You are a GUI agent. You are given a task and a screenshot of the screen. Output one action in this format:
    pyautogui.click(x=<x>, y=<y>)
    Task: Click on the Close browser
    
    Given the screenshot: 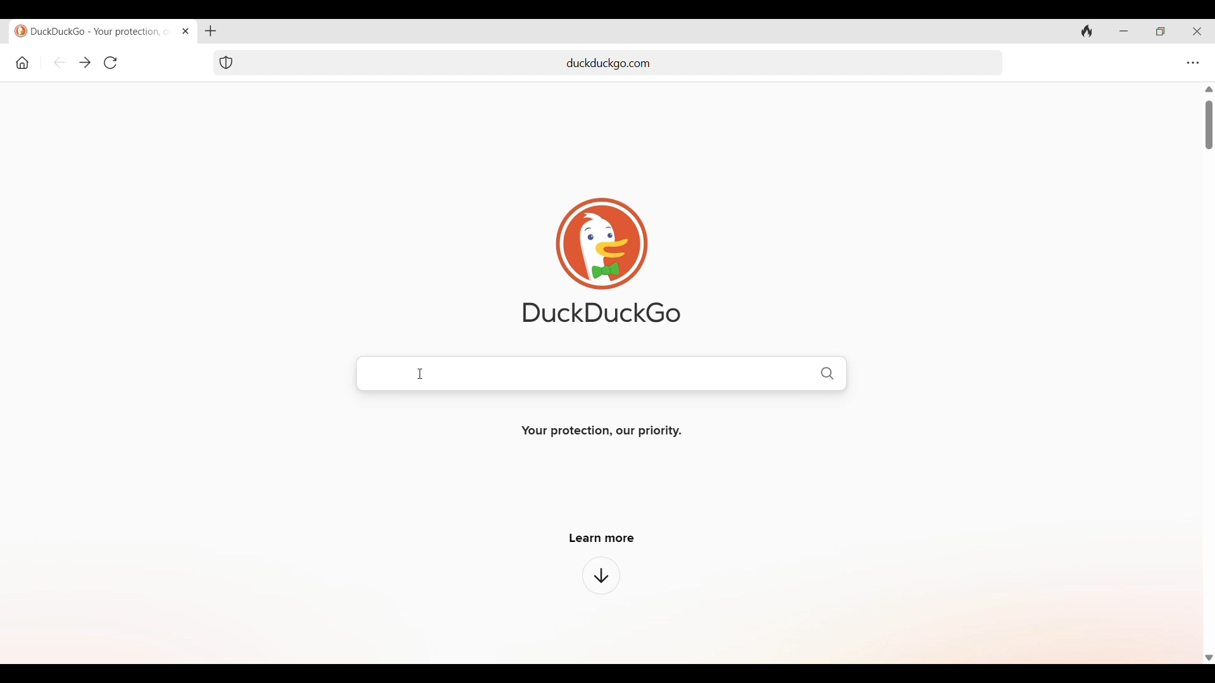 What is the action you would take?
    pyautogui.click(x=1197, y=31)
    